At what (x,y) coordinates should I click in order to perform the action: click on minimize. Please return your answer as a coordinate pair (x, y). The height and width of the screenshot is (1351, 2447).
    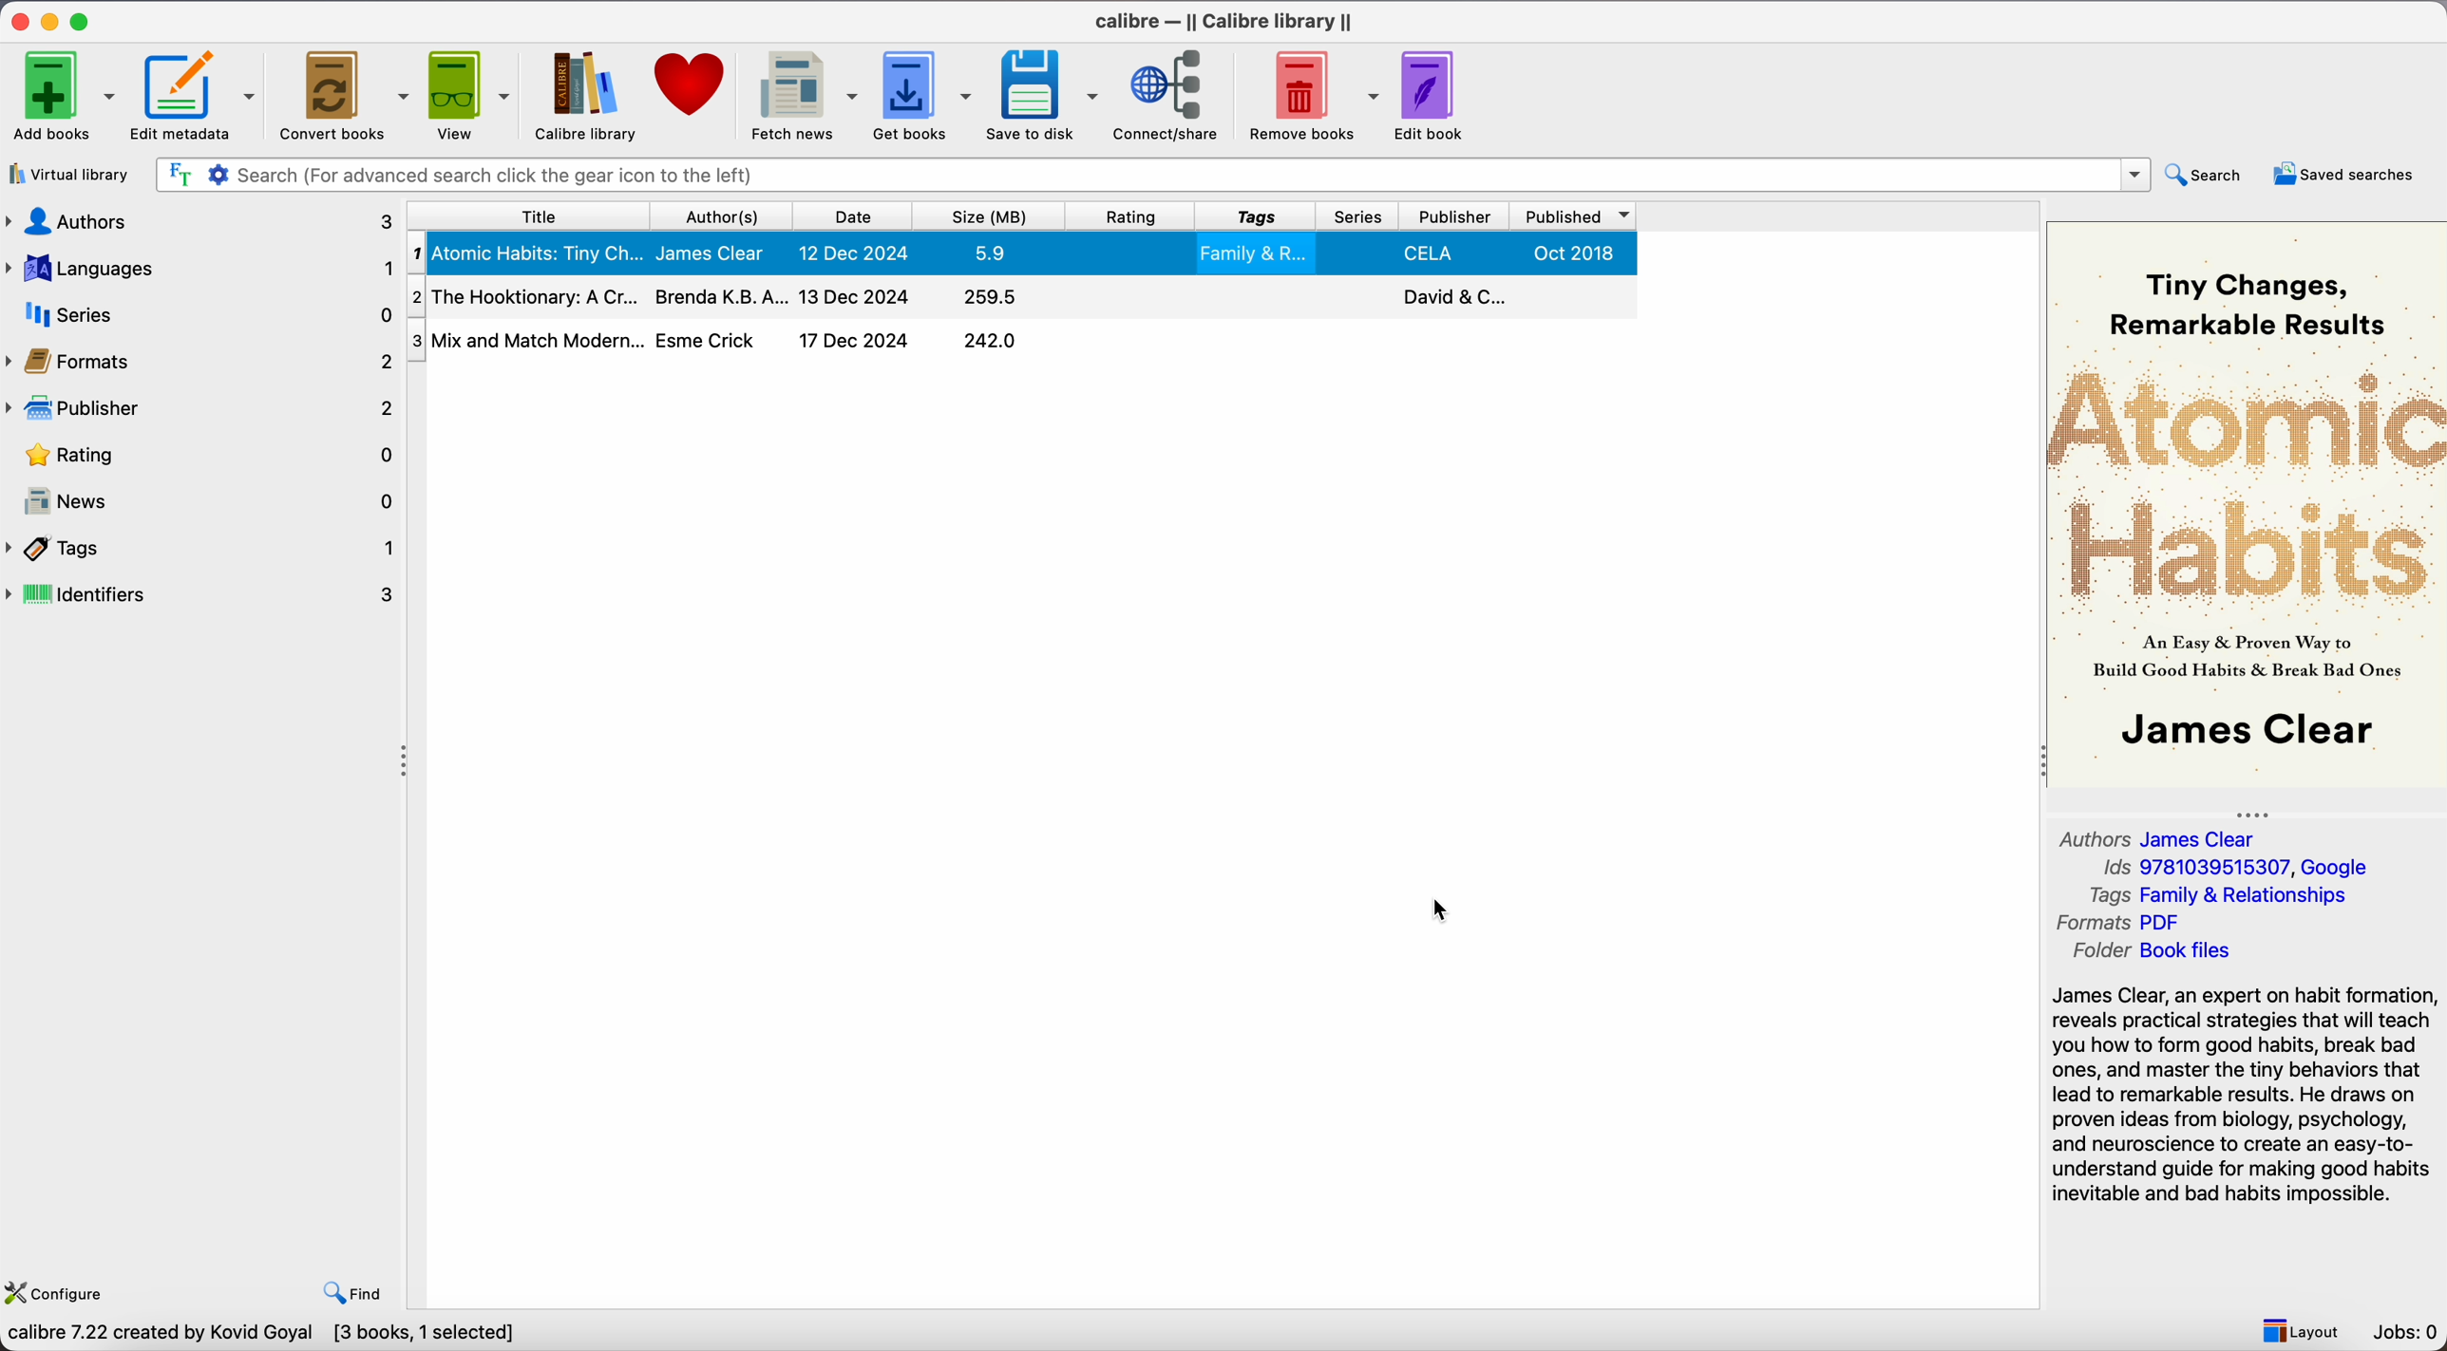
    Looking at the image, I should click on (53, 23).